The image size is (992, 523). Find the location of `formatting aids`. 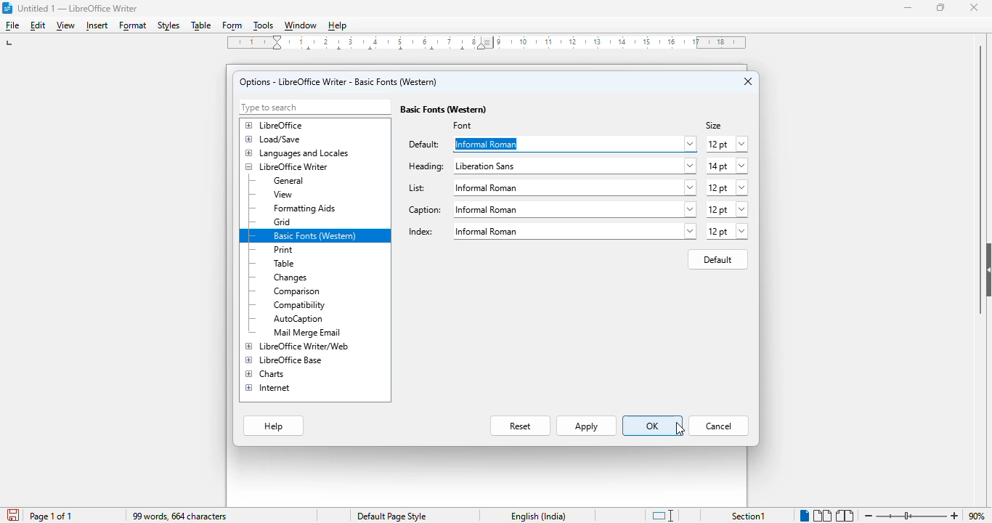

formatting aids is located at coordinates (304, 208).